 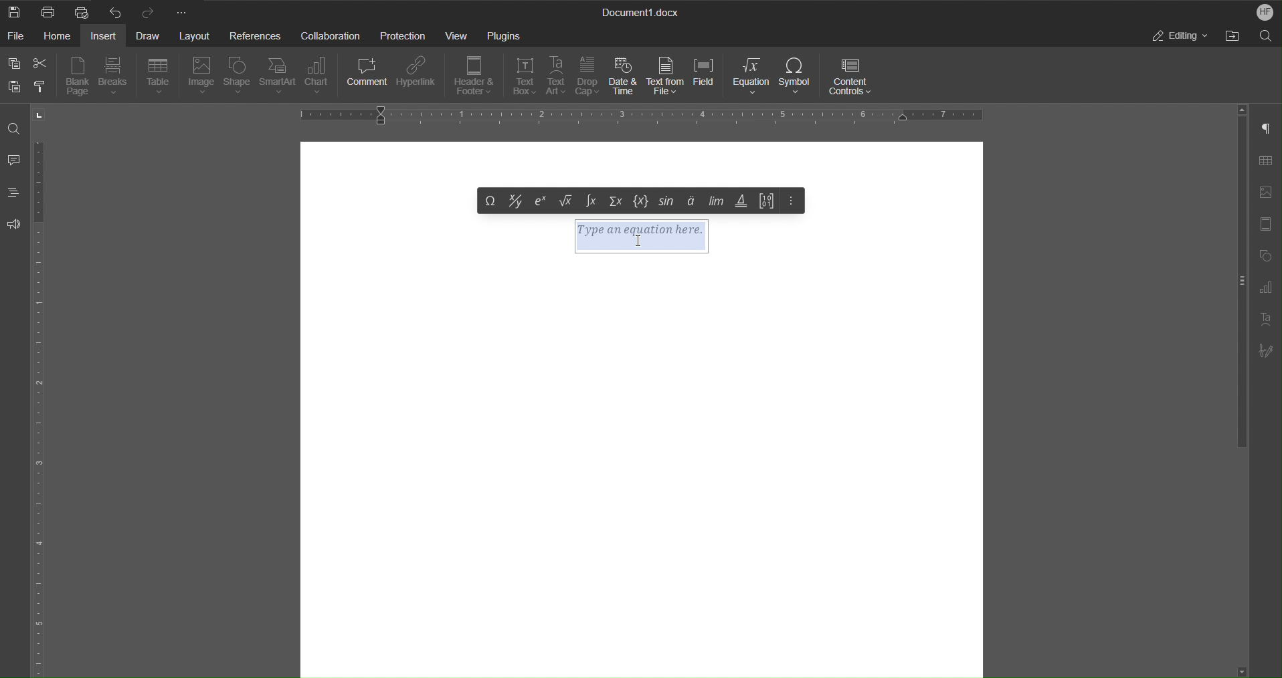 What do you see at coordinates (641, 201) in the screenshot?
I see `Set` at bounding box center [641, 201].